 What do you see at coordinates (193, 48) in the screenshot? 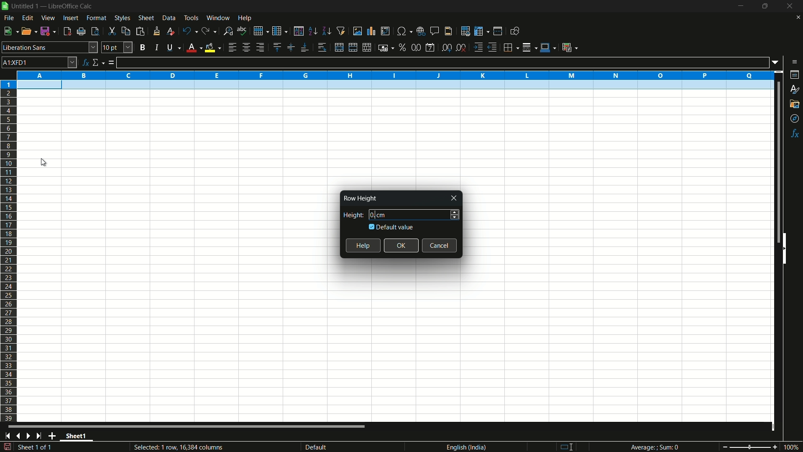
I see `font color` at bounding box center [193, 48].